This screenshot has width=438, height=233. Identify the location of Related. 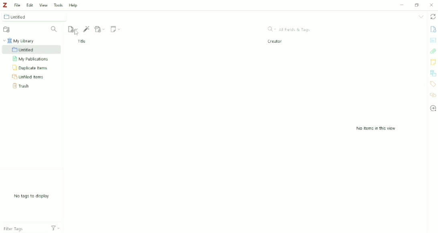
(433, 94).